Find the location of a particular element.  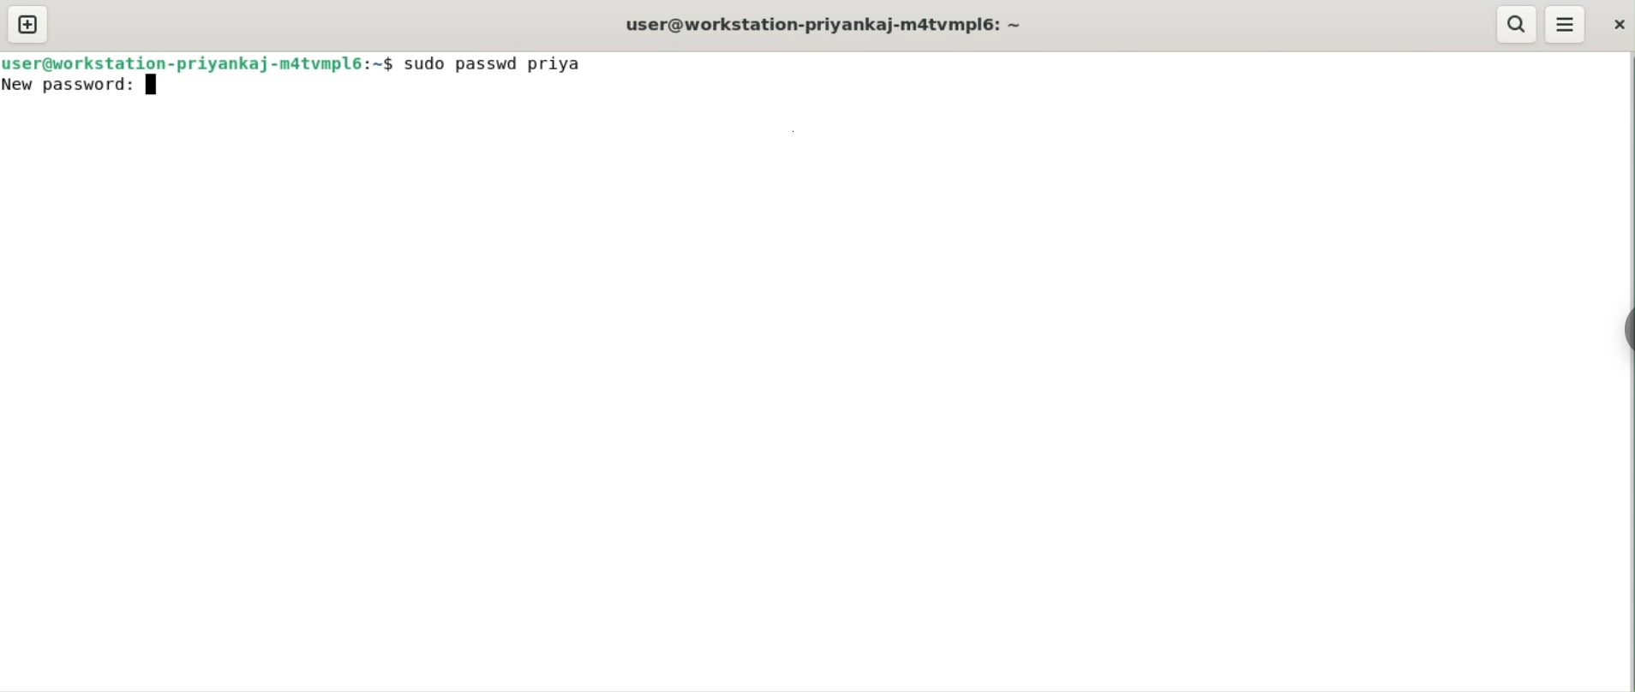

new tab is located at coordinates (27, 24).